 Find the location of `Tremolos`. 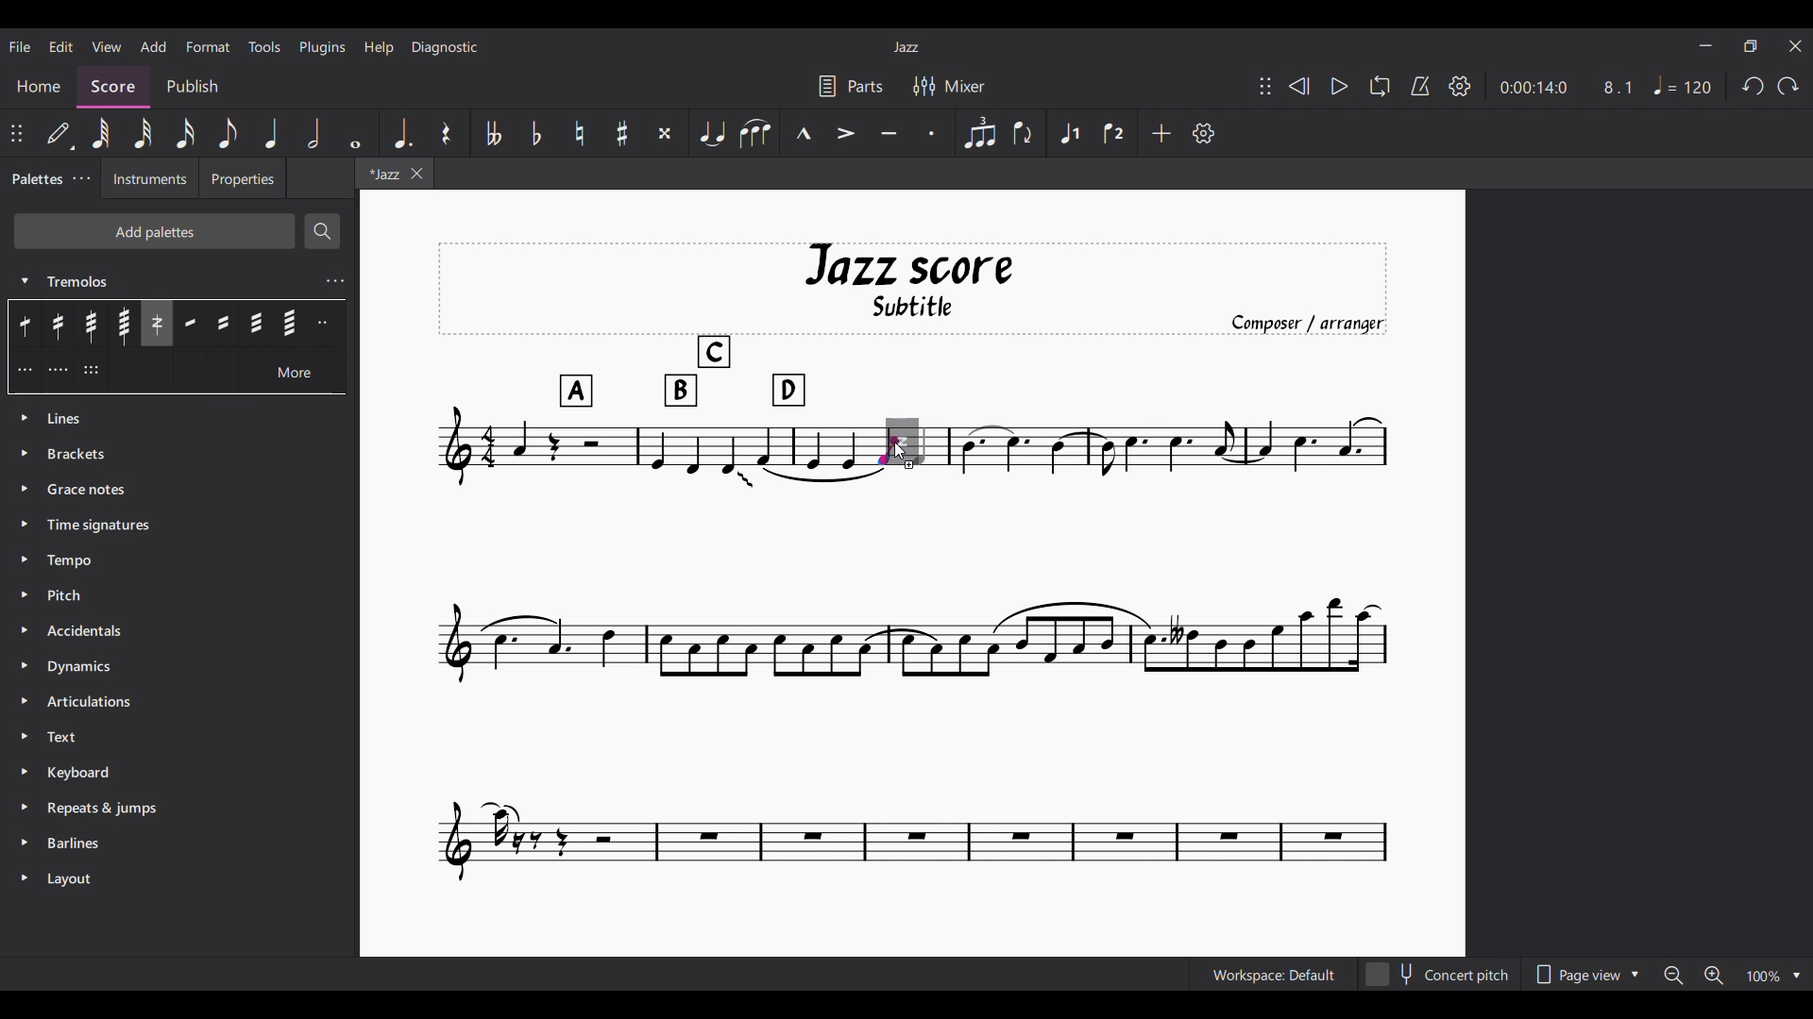

Tremolos is located at coordinates (163, 279).